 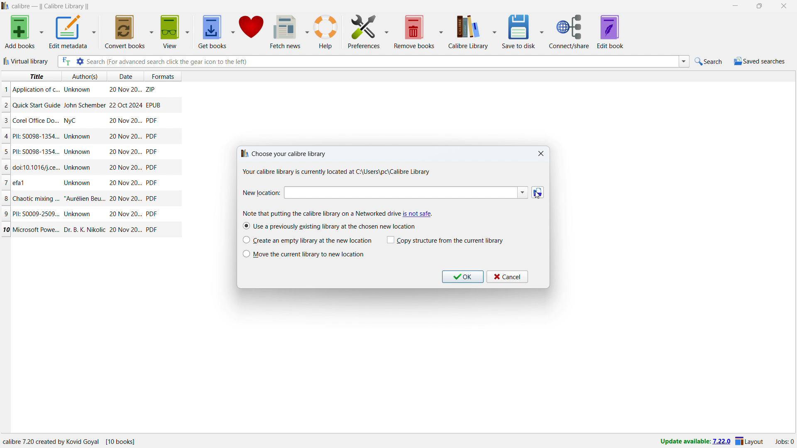 I want to click on 2, so click(x=6, y=106).